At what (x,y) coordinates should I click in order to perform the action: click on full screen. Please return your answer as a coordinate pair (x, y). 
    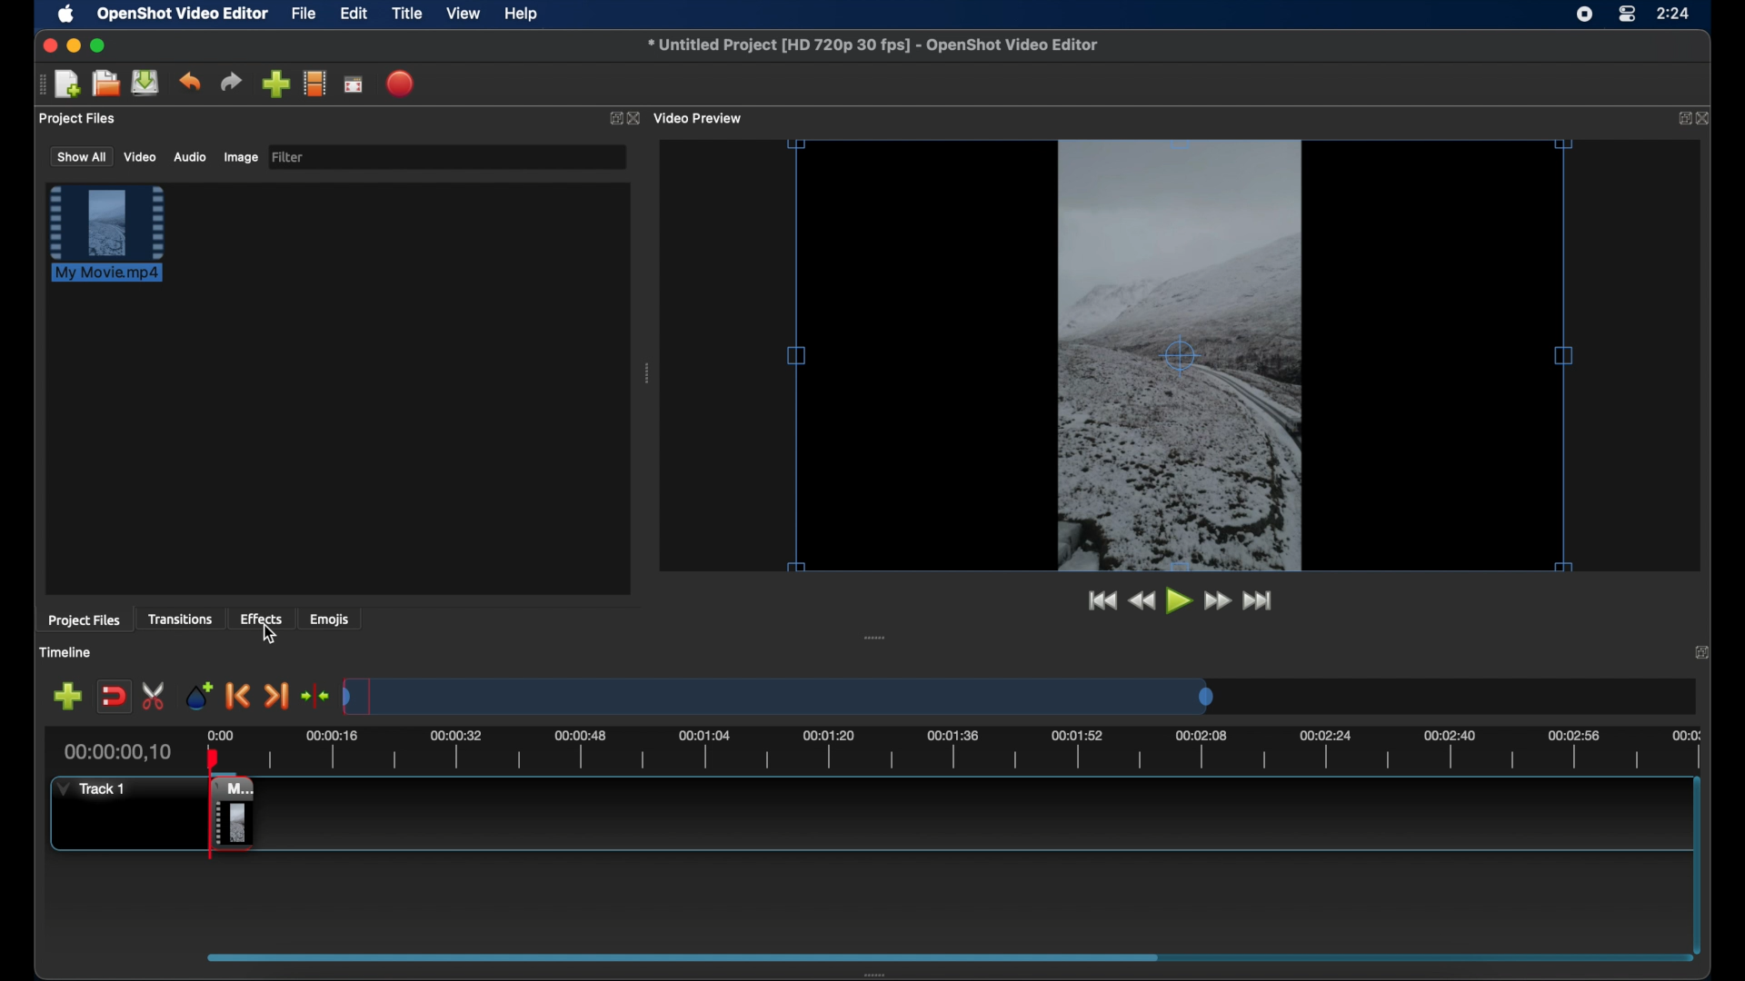
    Looking at the image, I should click on (354, 85).